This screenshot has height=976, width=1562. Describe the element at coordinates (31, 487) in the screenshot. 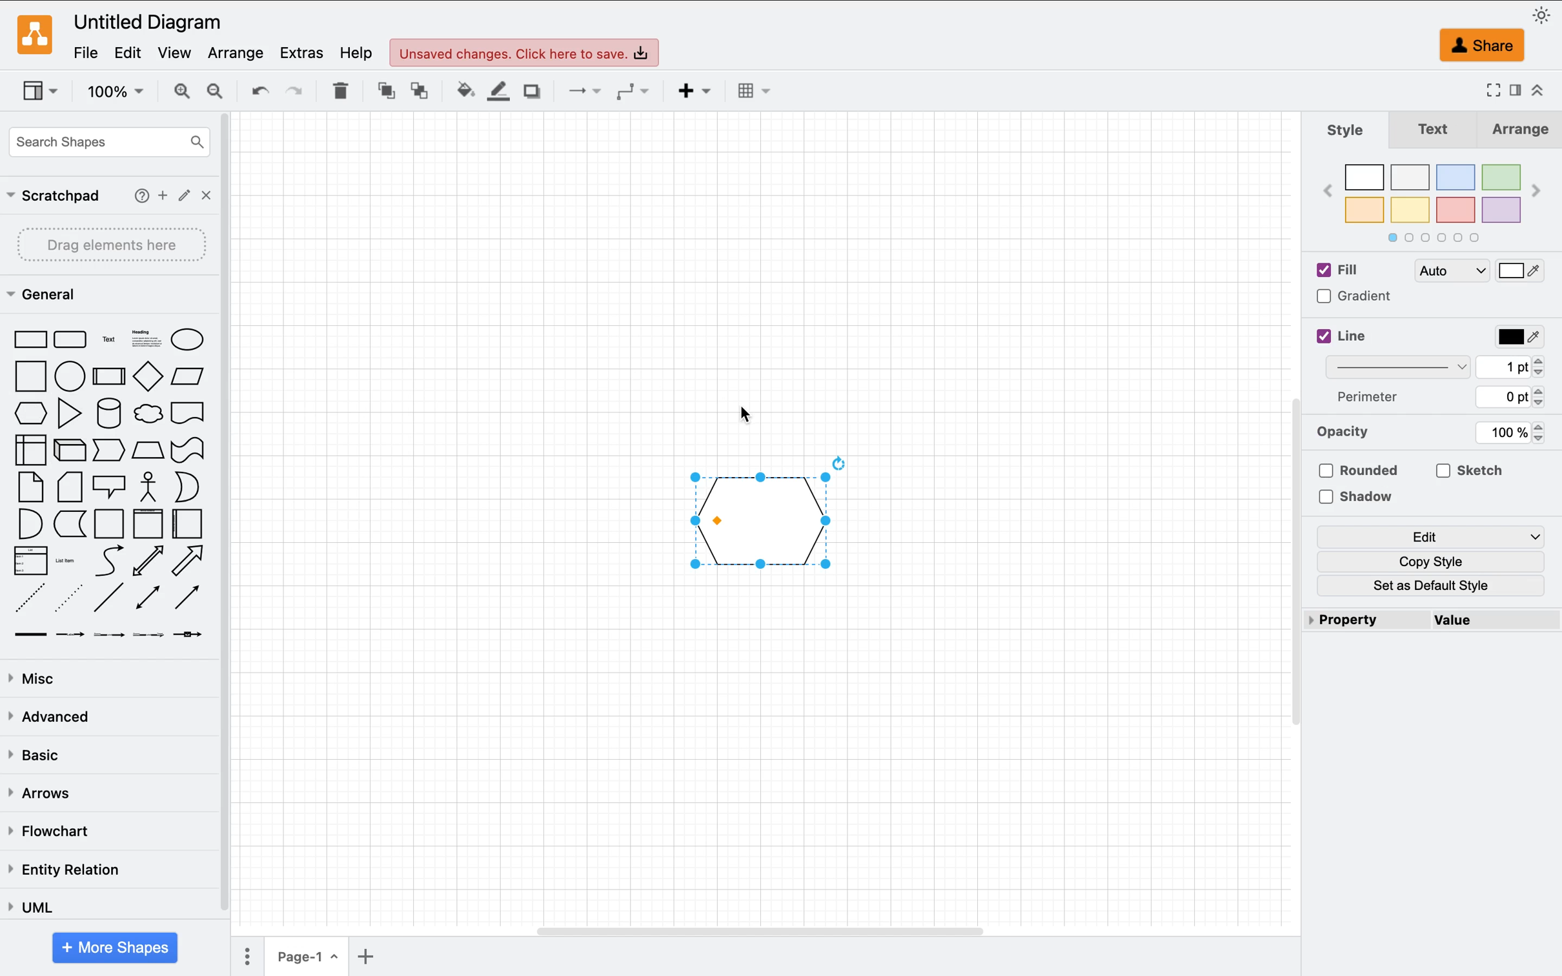

I see `note` at that location.